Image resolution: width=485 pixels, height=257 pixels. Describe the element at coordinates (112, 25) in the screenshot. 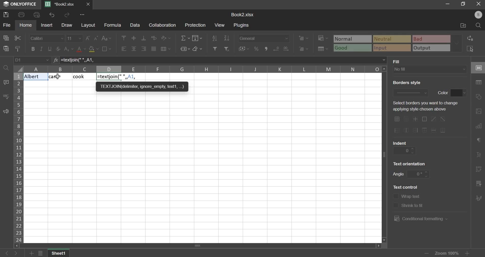

I see `formula` at that location.